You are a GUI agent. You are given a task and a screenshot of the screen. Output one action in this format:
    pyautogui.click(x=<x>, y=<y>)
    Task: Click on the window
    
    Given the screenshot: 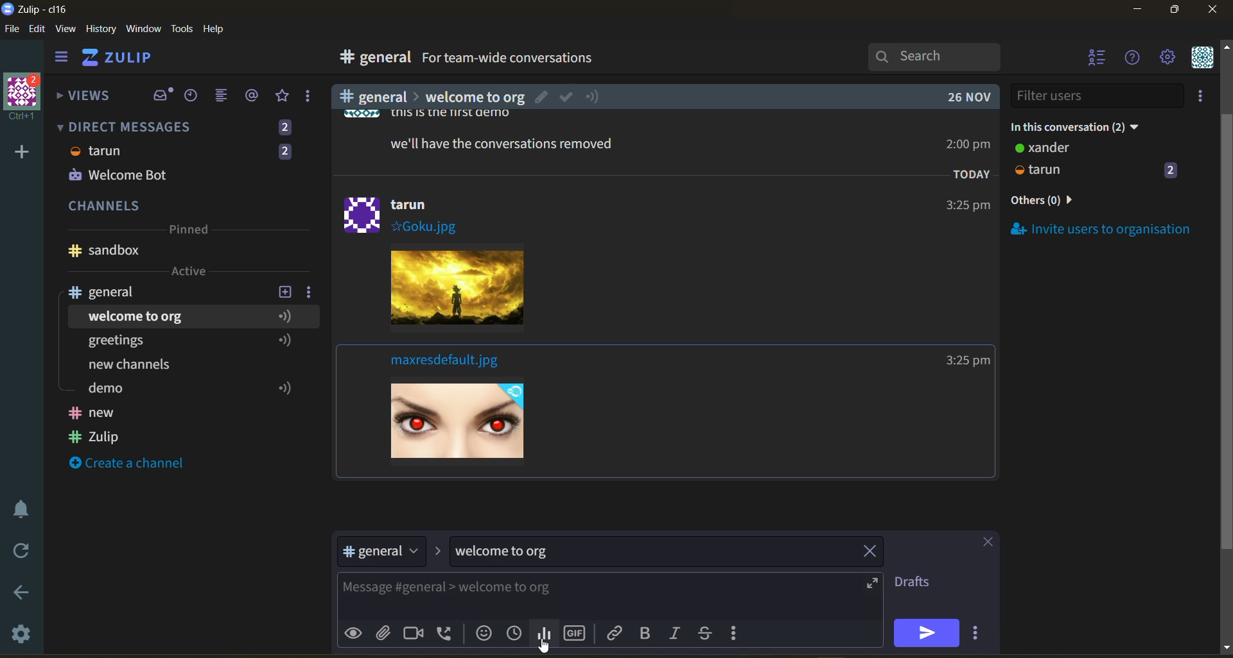 What is the action you would take?
    pyautogui.click(x=142, y=30)
    